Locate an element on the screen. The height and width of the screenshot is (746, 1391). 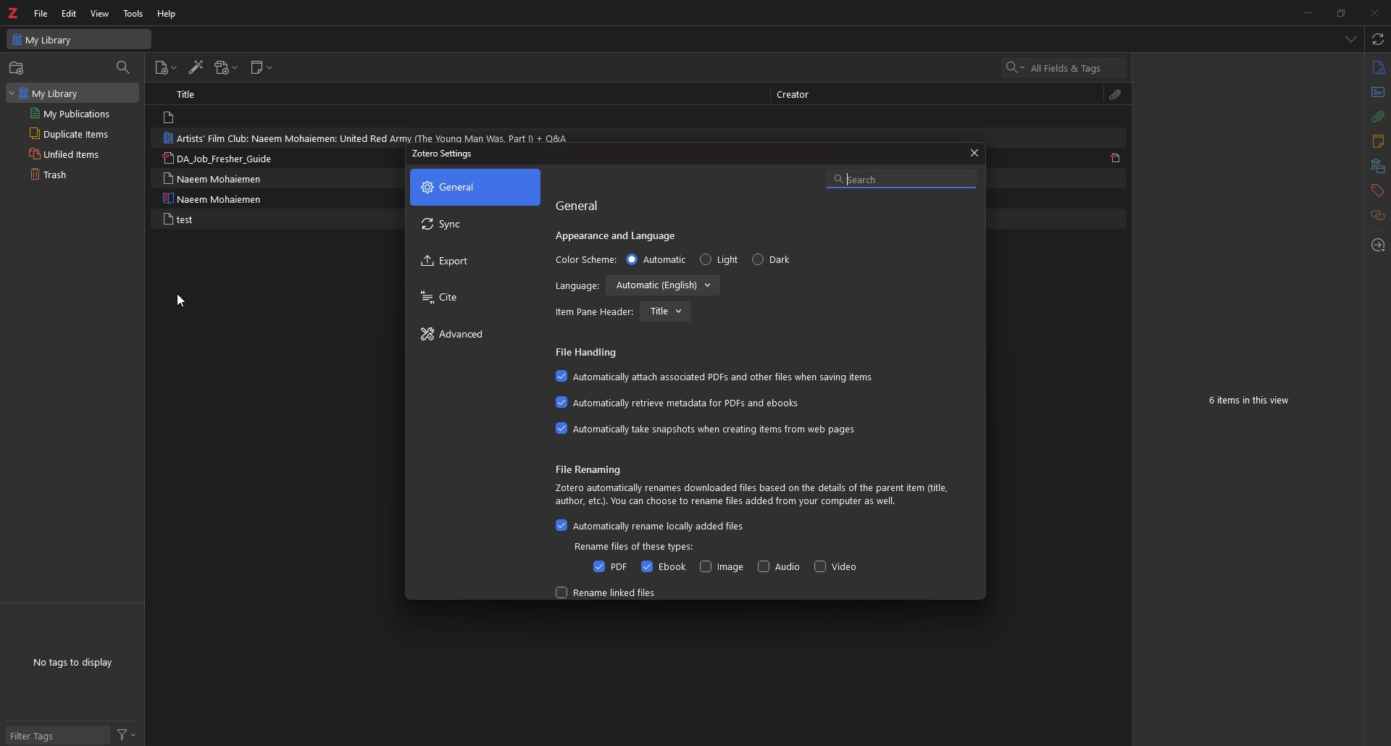
related is located at coordinates (1377, 216).